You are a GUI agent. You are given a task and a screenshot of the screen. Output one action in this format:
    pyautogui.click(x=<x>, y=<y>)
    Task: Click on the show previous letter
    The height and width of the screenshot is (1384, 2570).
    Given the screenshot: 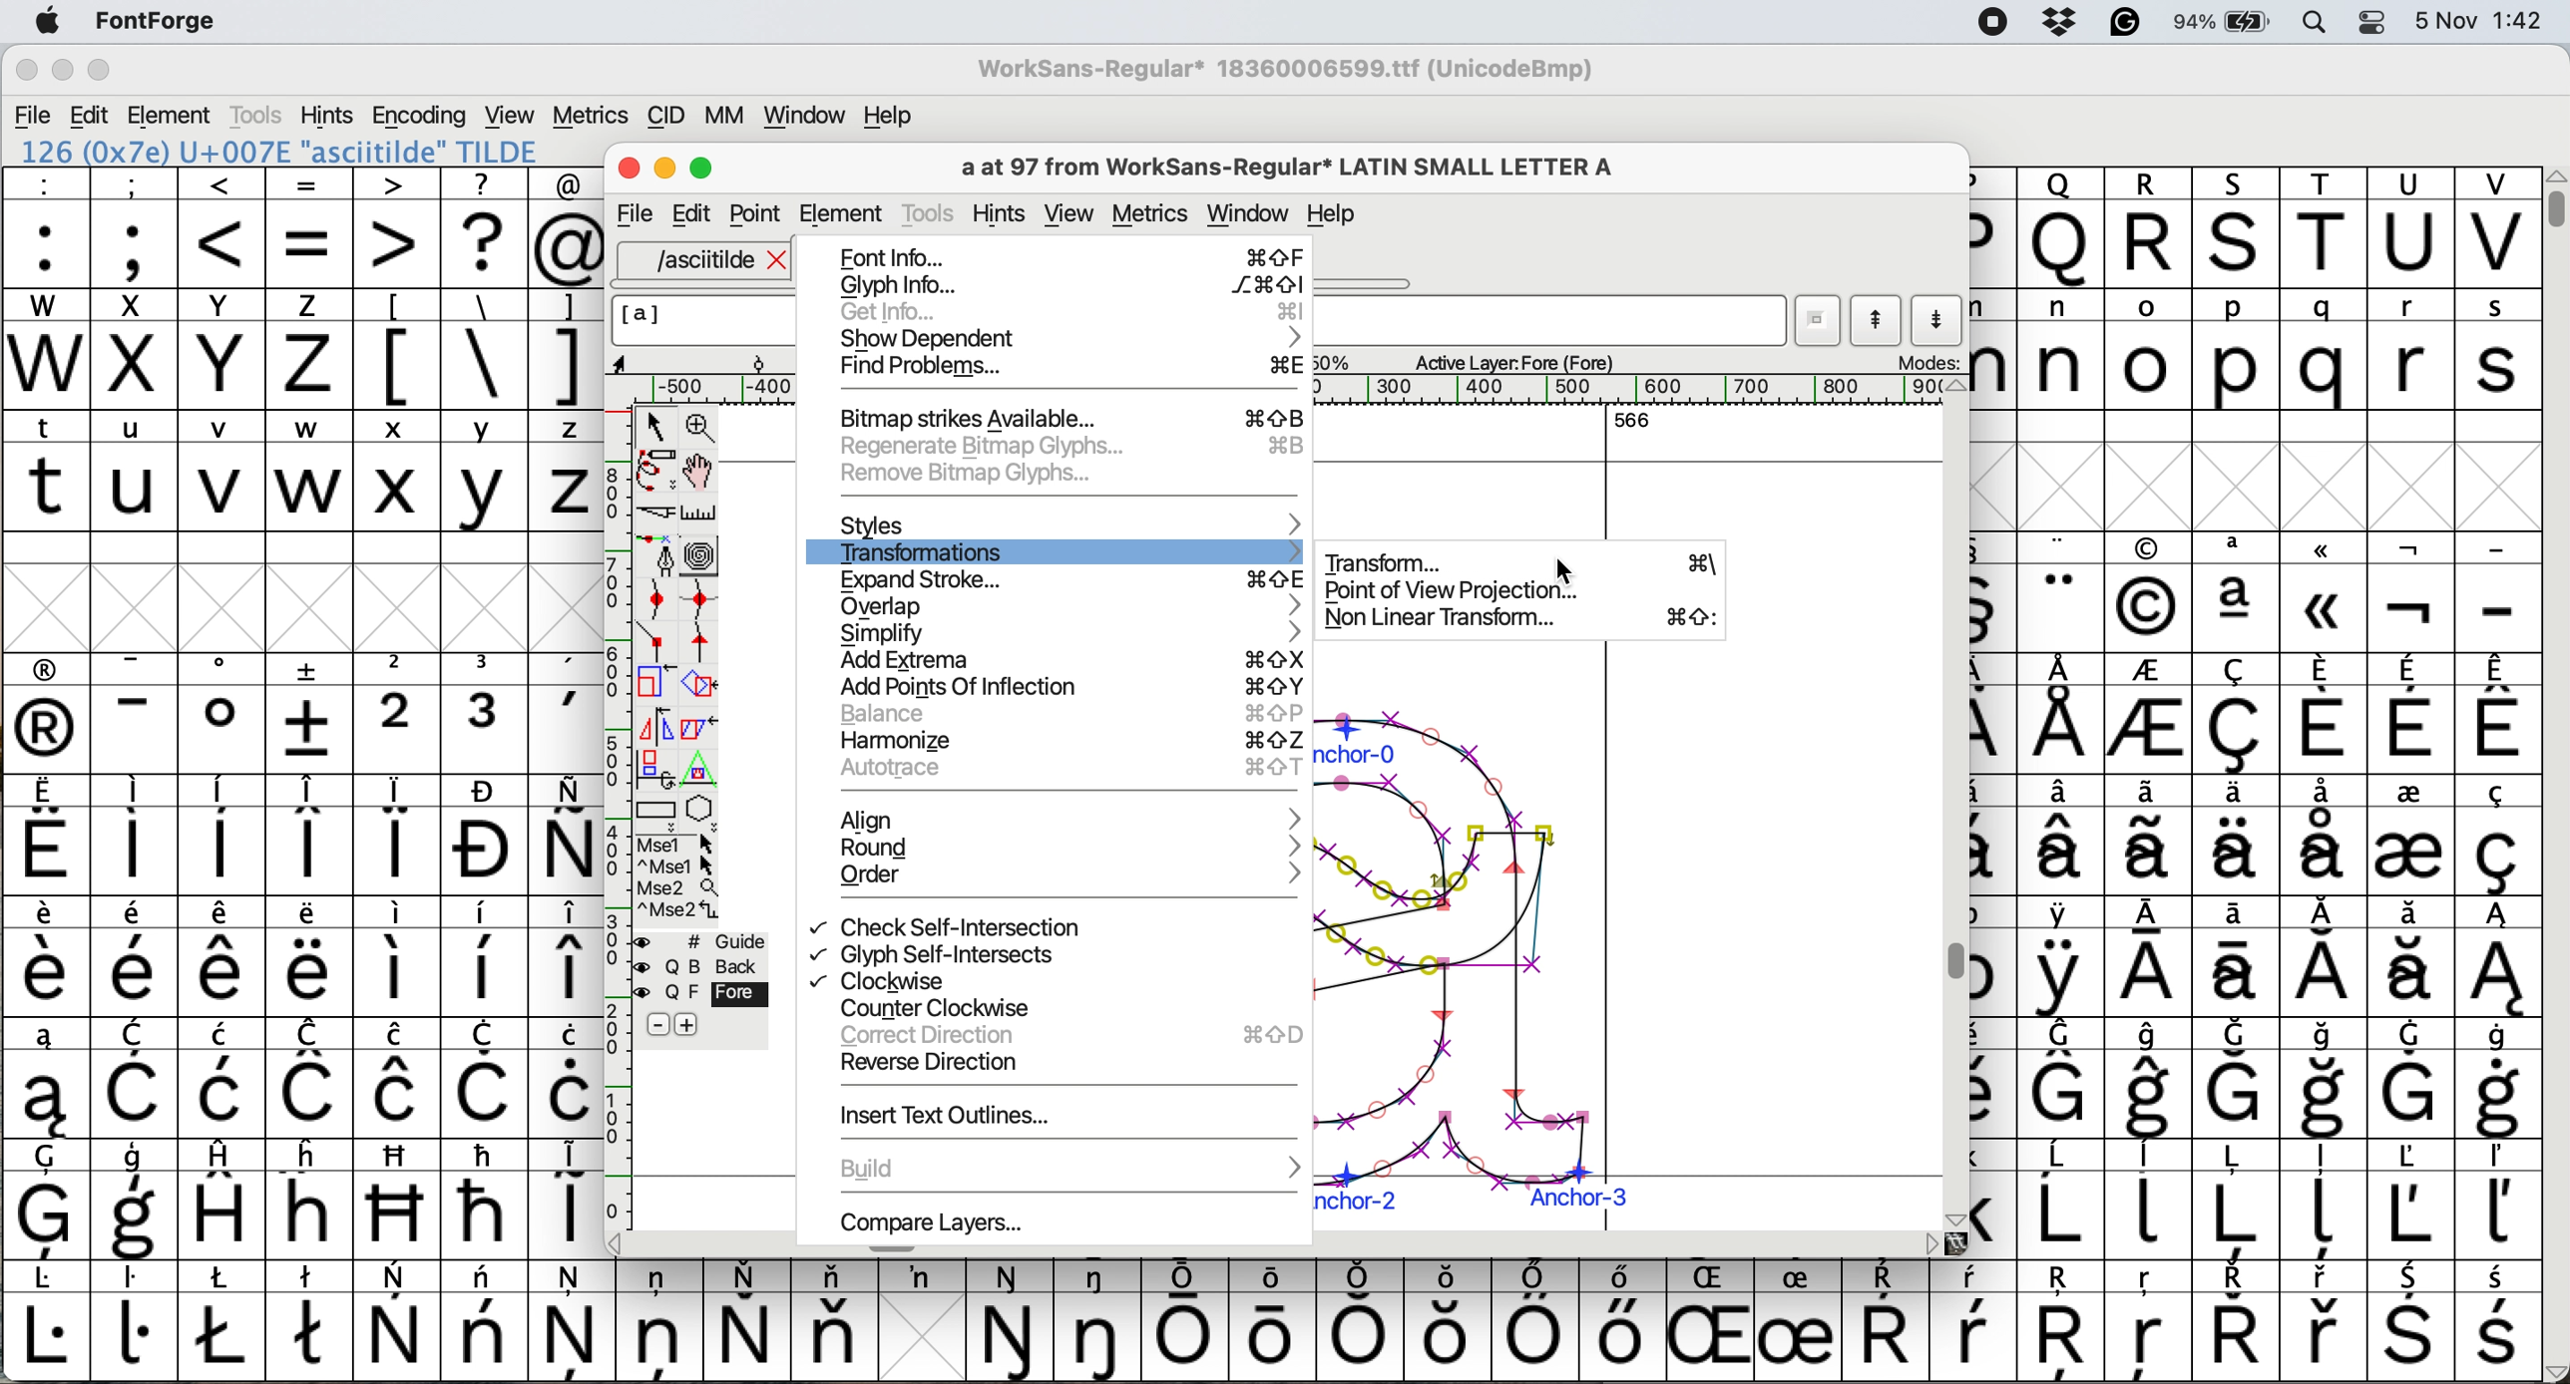 What is the action you would take?
    pyautogui.click(x=1877, y=320)
    